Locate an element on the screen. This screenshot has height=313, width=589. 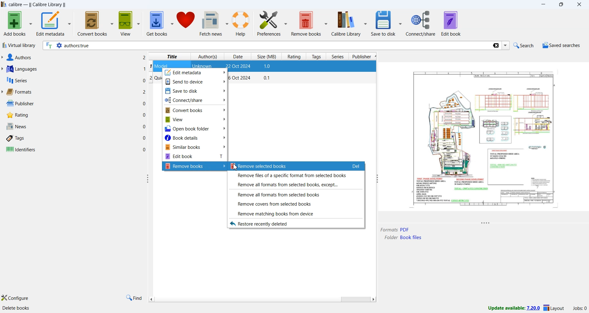
0 is located at coordinates (144, 149).